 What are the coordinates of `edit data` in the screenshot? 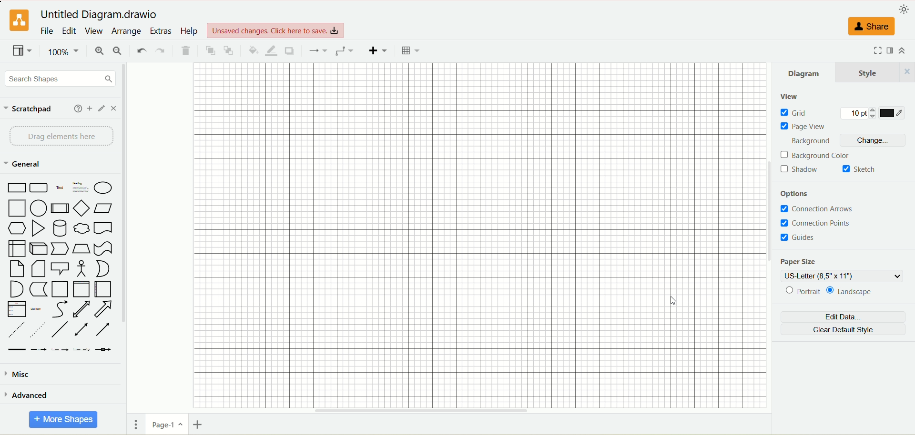 It's located at (843, 317).